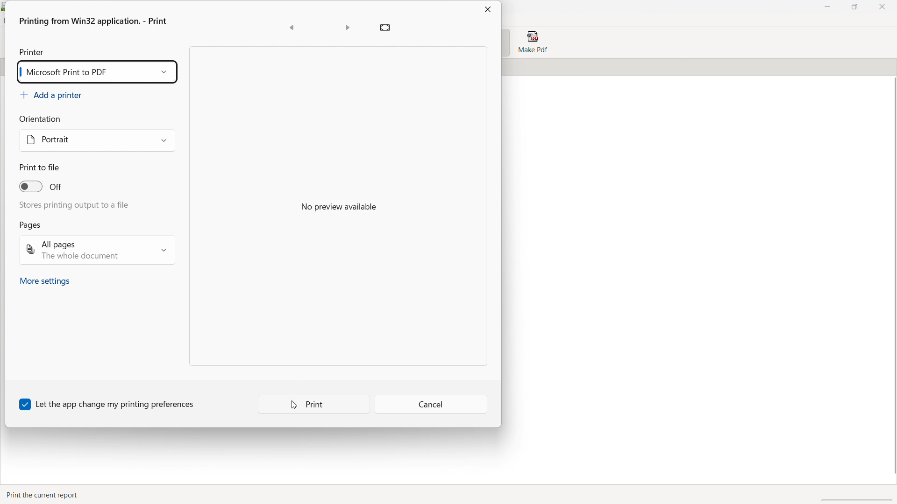  What do you see at coordinates (93, 21) in the screenshot?
I see `print dialogbox` at bounding box center [93, 21].